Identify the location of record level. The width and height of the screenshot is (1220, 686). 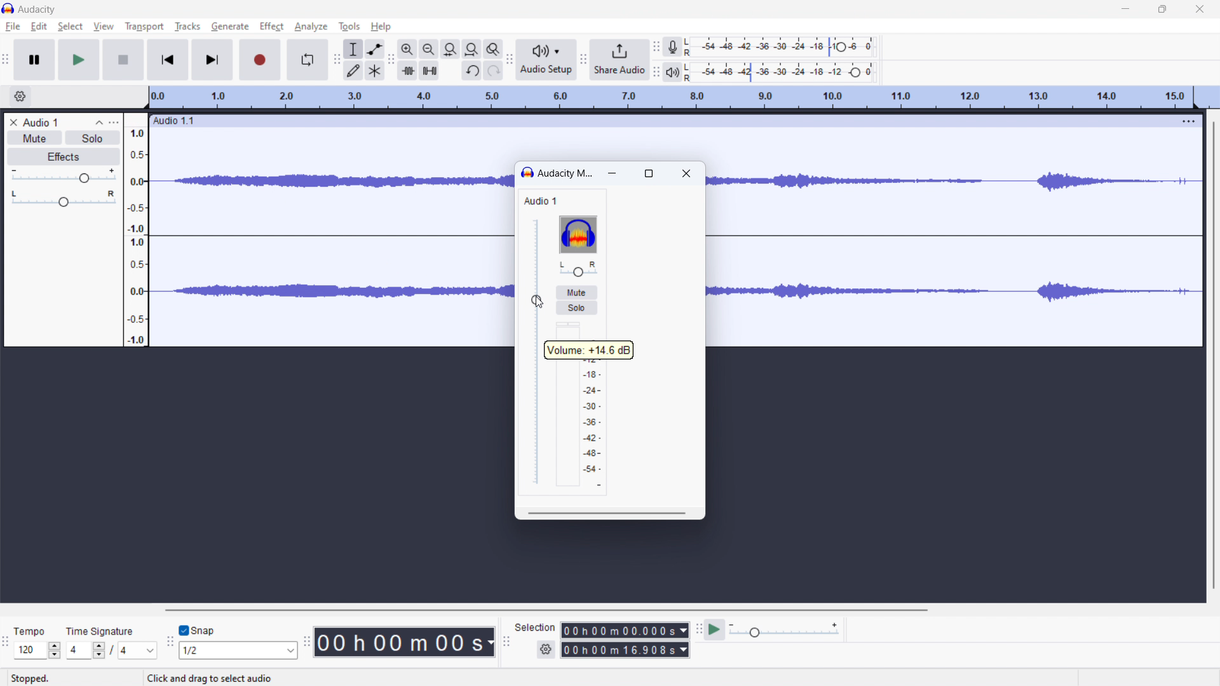
(784, 47).